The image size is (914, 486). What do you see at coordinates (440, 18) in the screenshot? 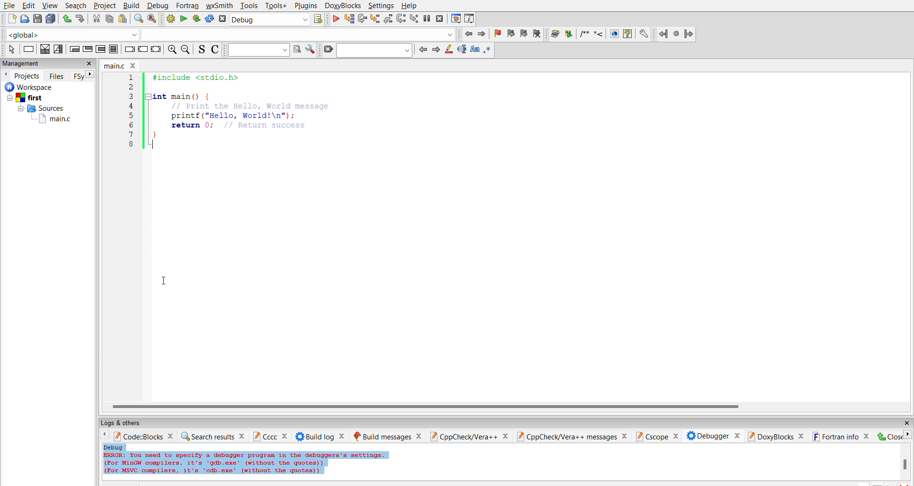
I see `stop debugger` at bounding box center [440, 18].